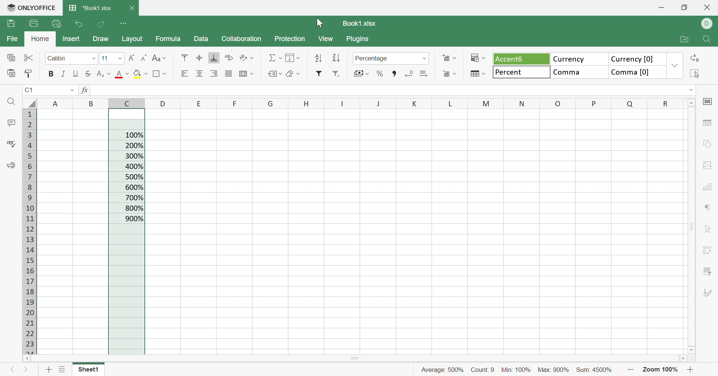 Image resolution: width=718 pixels, height=376 pixels. I want to click on Quick Print, so click(55, 25).